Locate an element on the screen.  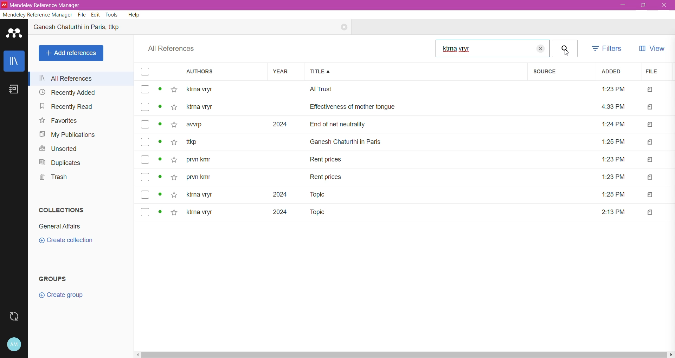
file type is located at coordinates (649, 125).